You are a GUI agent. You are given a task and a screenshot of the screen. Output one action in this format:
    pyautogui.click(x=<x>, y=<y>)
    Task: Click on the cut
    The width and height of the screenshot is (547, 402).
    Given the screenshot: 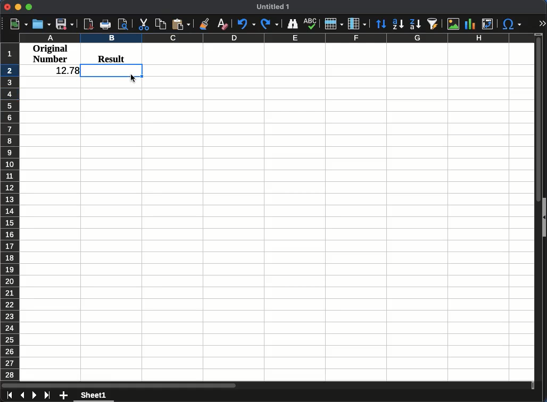 What is the action you would take?
    pyautogui.click(x=144, y=24)
    